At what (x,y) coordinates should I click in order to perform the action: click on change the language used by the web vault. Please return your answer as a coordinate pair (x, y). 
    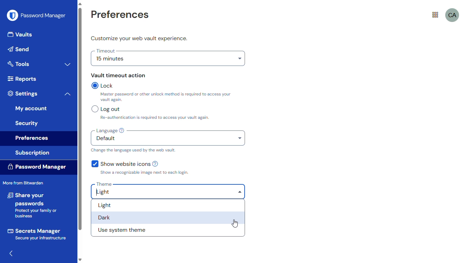
    Looking at the image, I should click on (133, 150).